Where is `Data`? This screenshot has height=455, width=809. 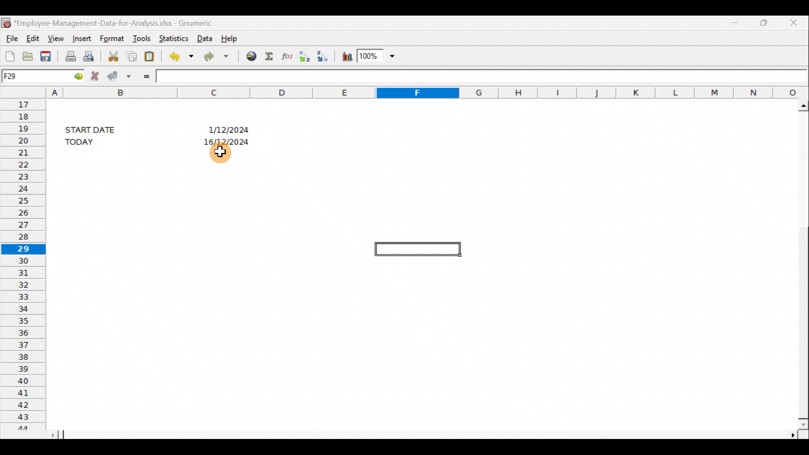 Data is located at coordinates (204, 39).